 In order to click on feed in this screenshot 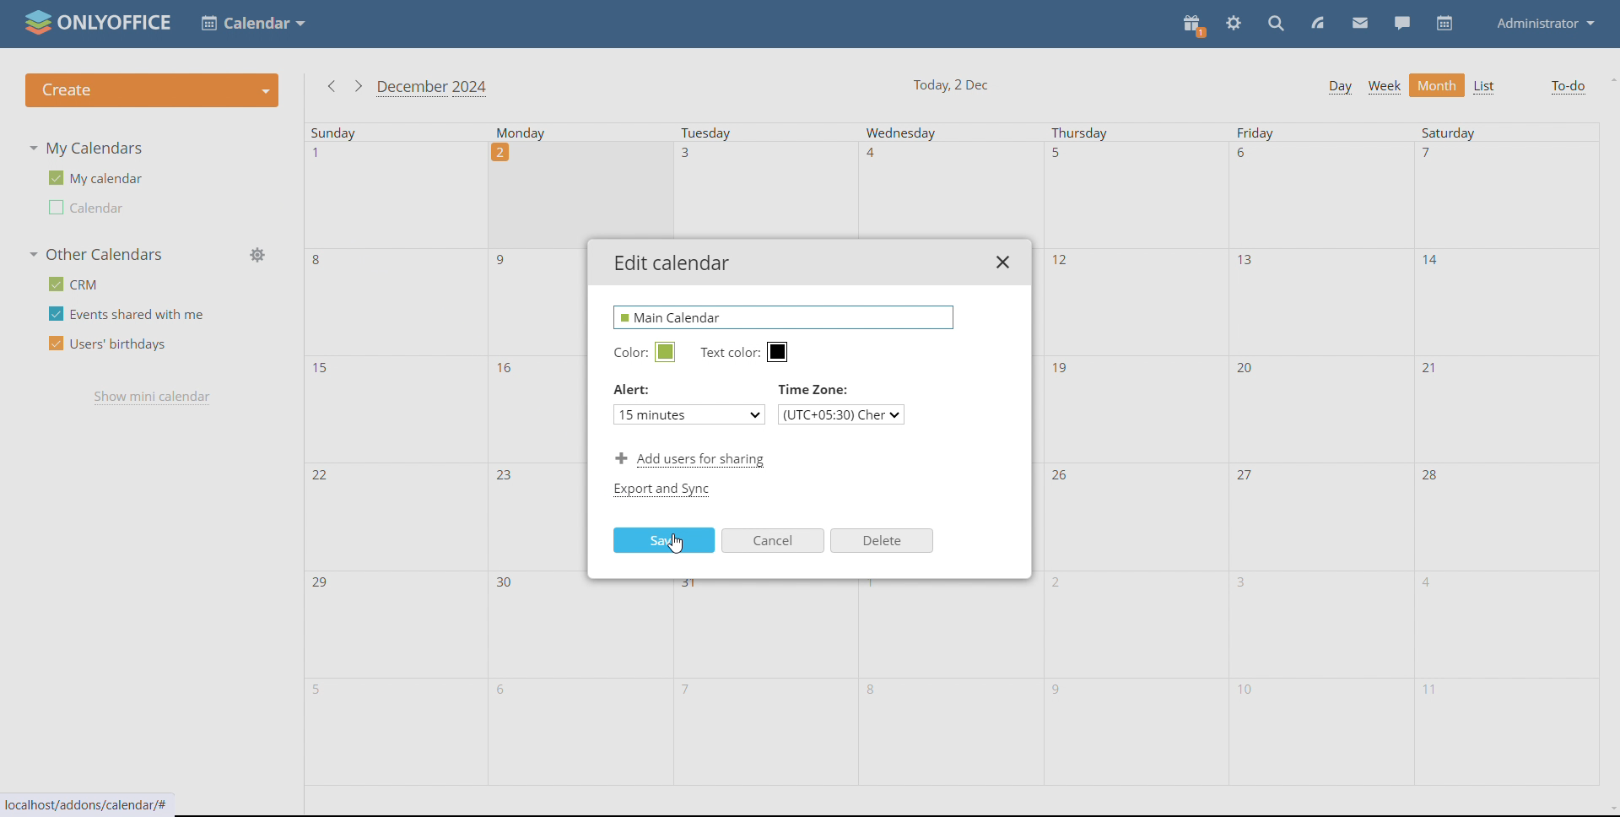, I will do `click(1319, 25)`.